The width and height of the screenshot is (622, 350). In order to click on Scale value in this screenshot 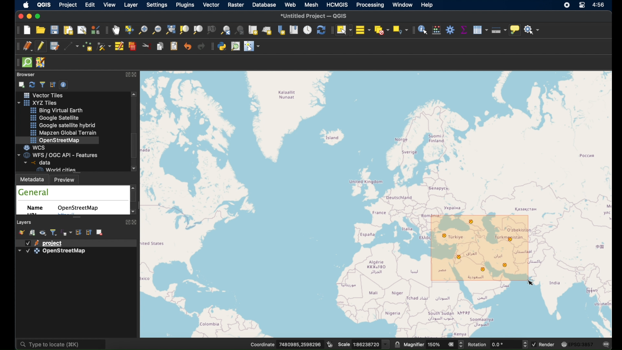, I will do `click(367, 344)`.